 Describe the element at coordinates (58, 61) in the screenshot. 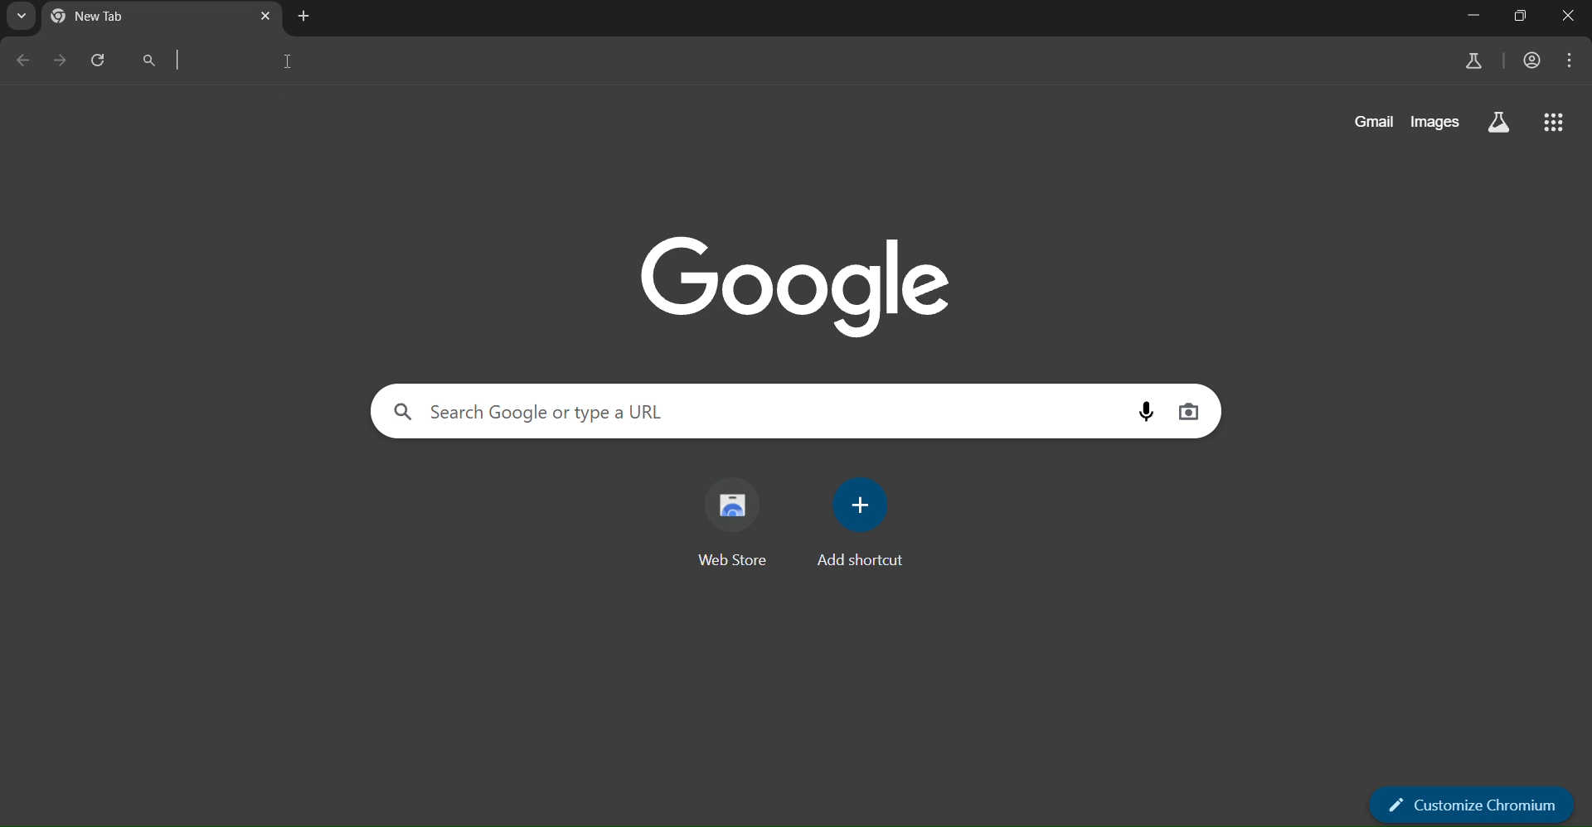

I see `go forward one page` at that location.